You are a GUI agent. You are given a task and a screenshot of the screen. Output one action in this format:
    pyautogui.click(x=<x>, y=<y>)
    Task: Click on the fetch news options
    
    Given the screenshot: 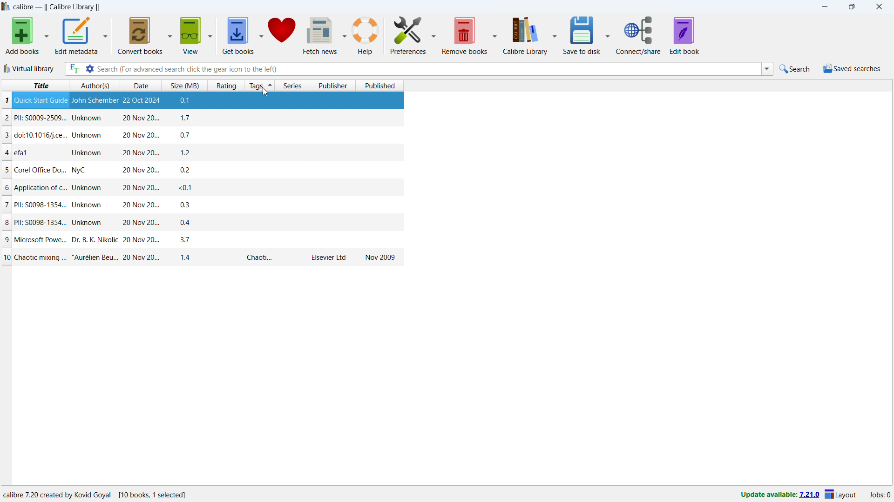 What is the action you would take?
    pyautogui.click(x=345, y=35)
    